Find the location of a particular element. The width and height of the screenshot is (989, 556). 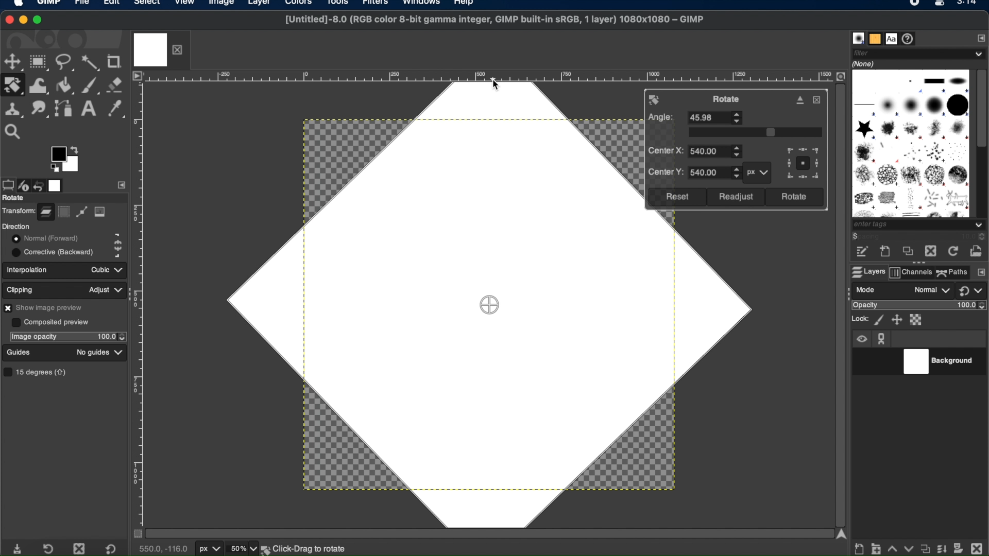

raise this layer is located at coordinates (892, 546).